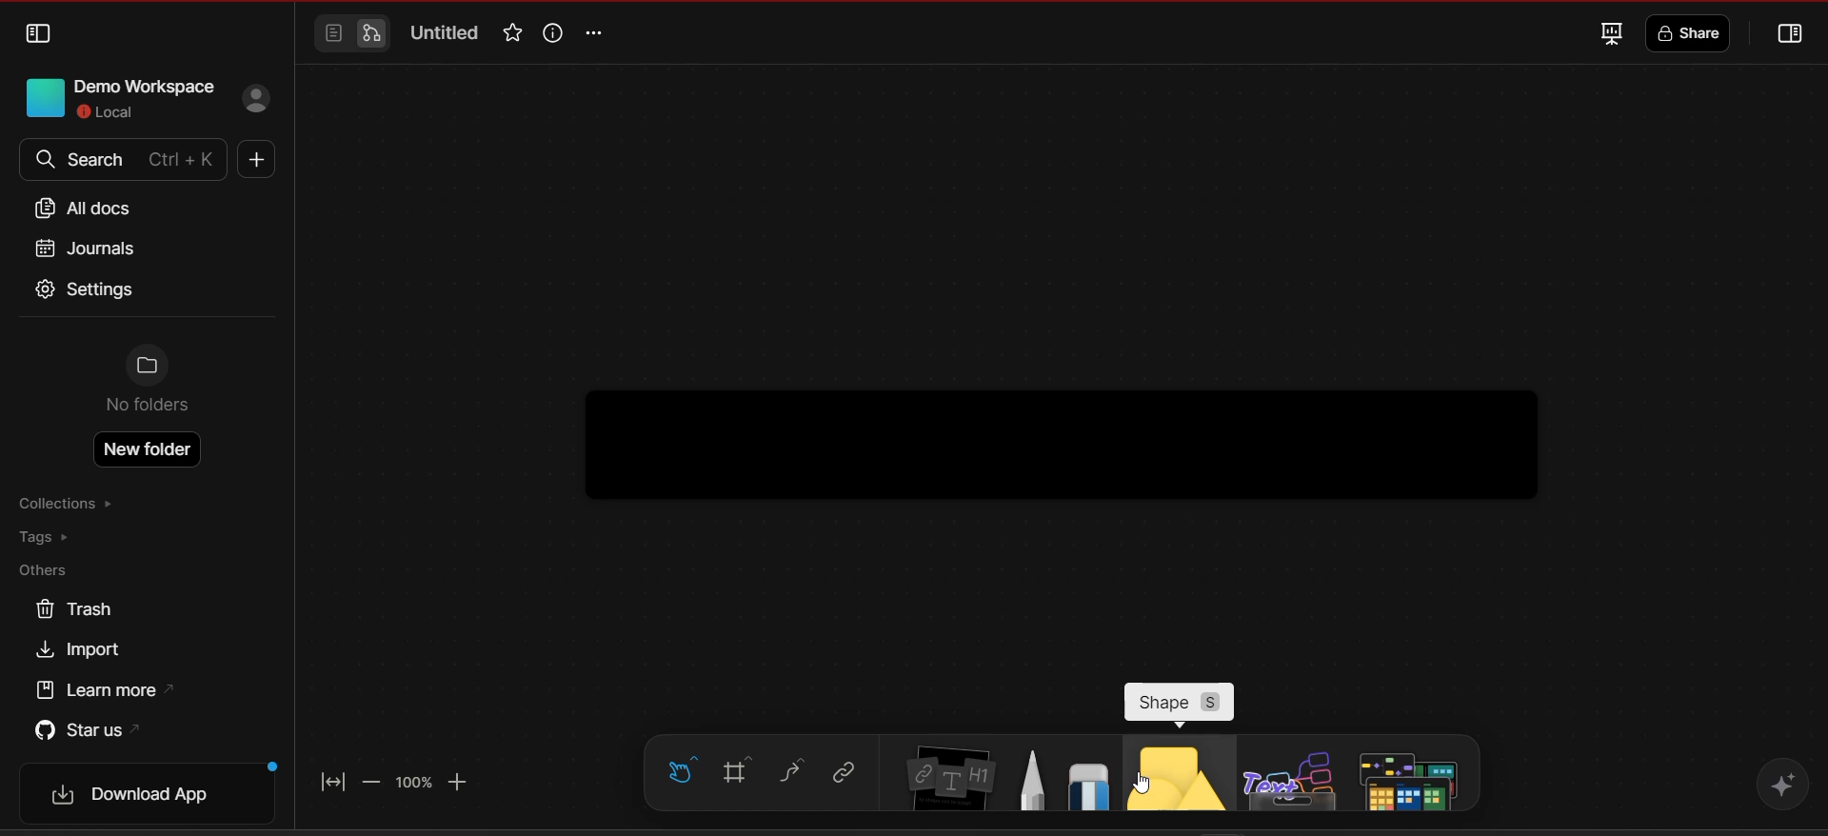  What do you see at coordinates (86, 650) in the screenshot?
I see `import` at bounding box center [86, 650].